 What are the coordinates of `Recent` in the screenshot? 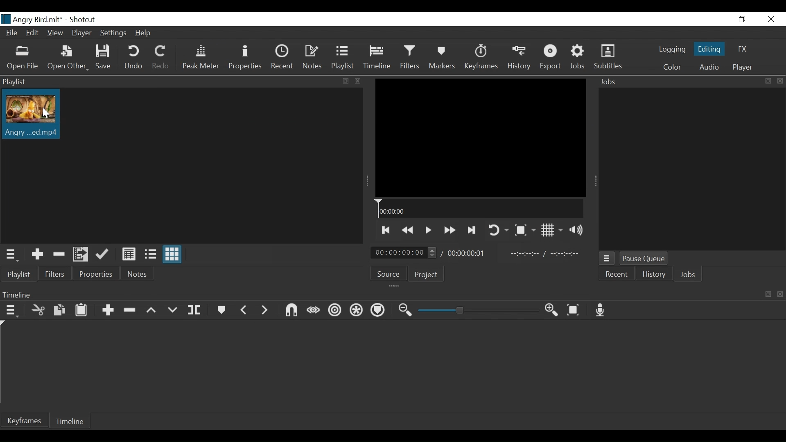 It's located at (283, 57).